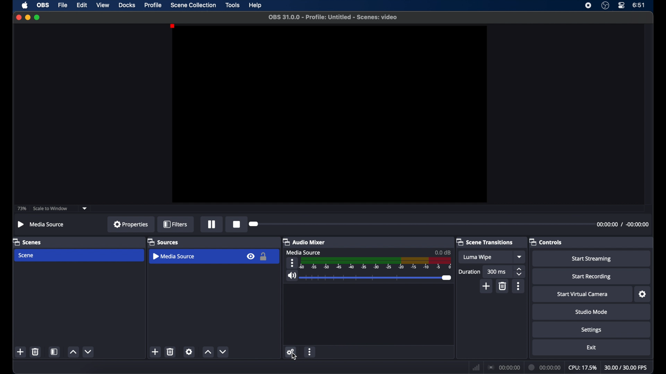 This screenshot has width=666, height=374. I want to click on slider, so click(377, 278).